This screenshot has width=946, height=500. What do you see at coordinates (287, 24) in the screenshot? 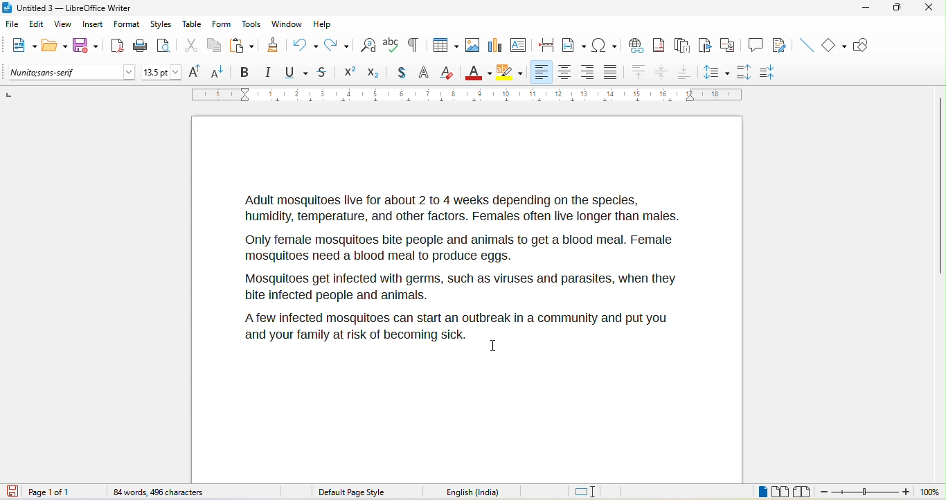
I see `window` at bounding box center [287, 24].